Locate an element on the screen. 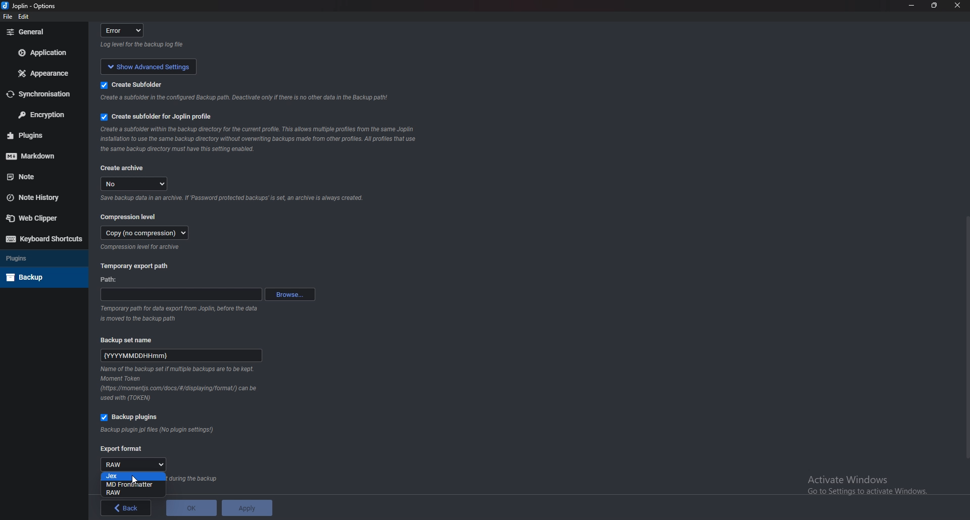 Image resolution: width=970 pixels, height=520 pixels. create subfolder is located at coordinates (145, 84).